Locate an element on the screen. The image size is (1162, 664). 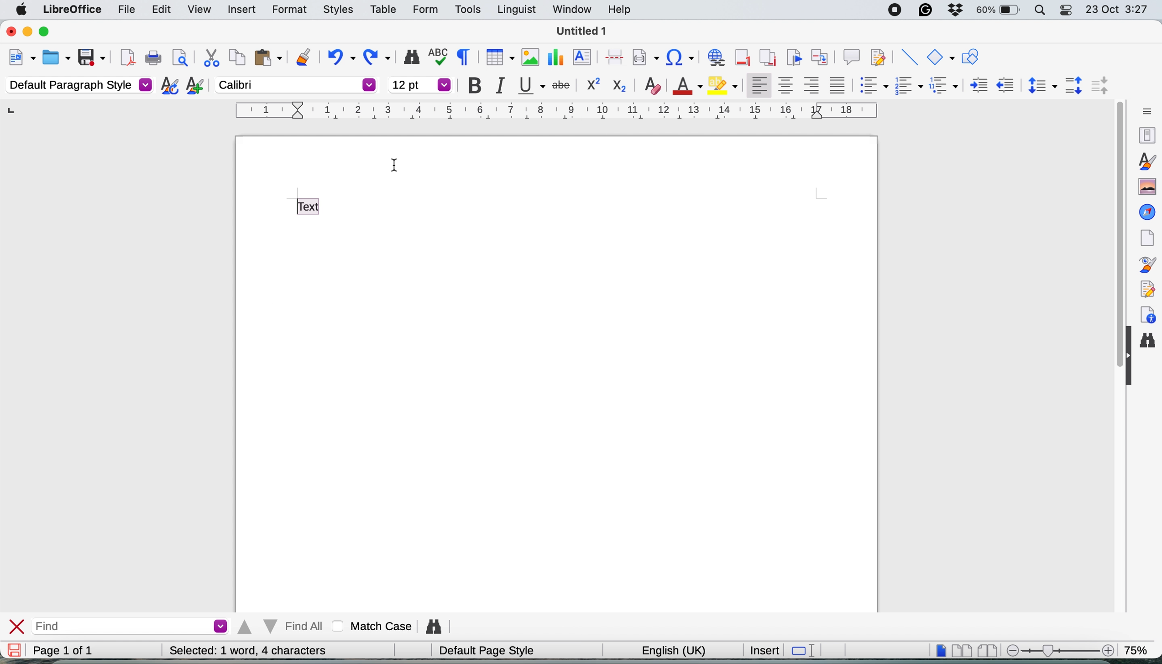
page break is located at coordinates (616, 56).